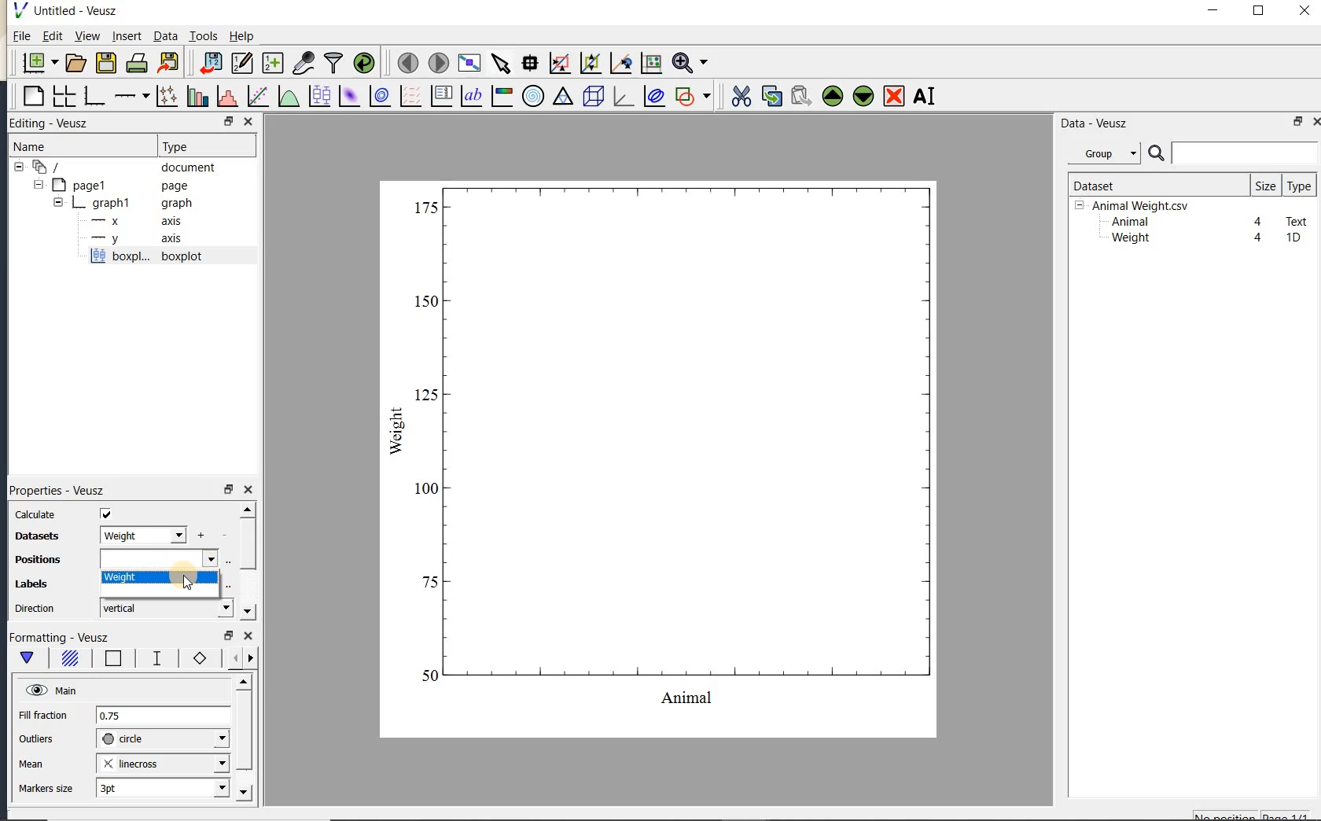 Image resolution: width=1321 pixels, height=821 pixels. What do you see at coordinates (690, 63) in the screenshot?
I see `zoom function menus` at bounding box center [690, 63].